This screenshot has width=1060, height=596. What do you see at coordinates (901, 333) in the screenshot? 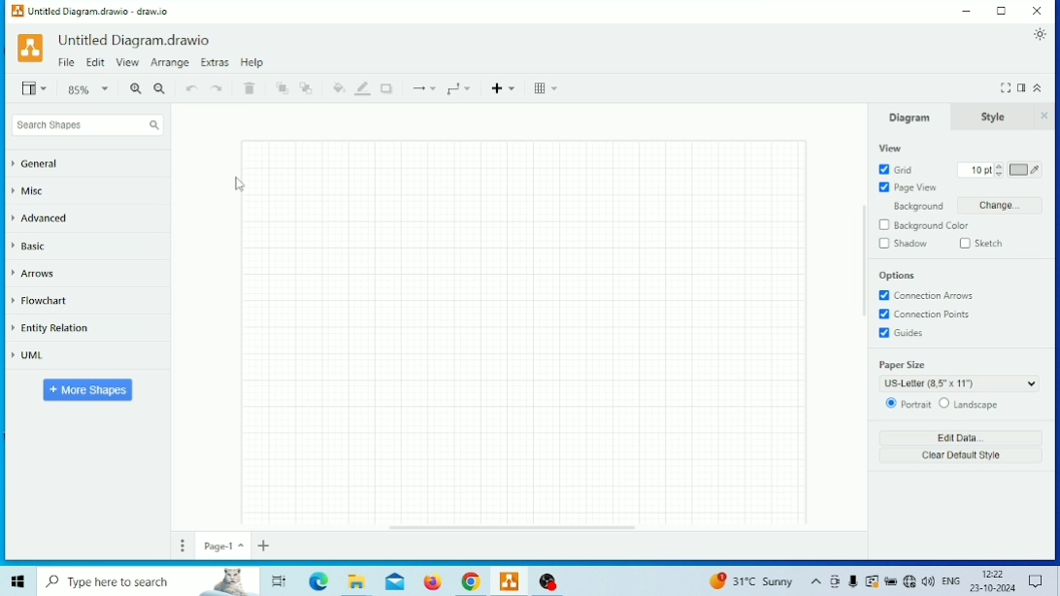
I see `Guides` at bounding box center [901, 333].